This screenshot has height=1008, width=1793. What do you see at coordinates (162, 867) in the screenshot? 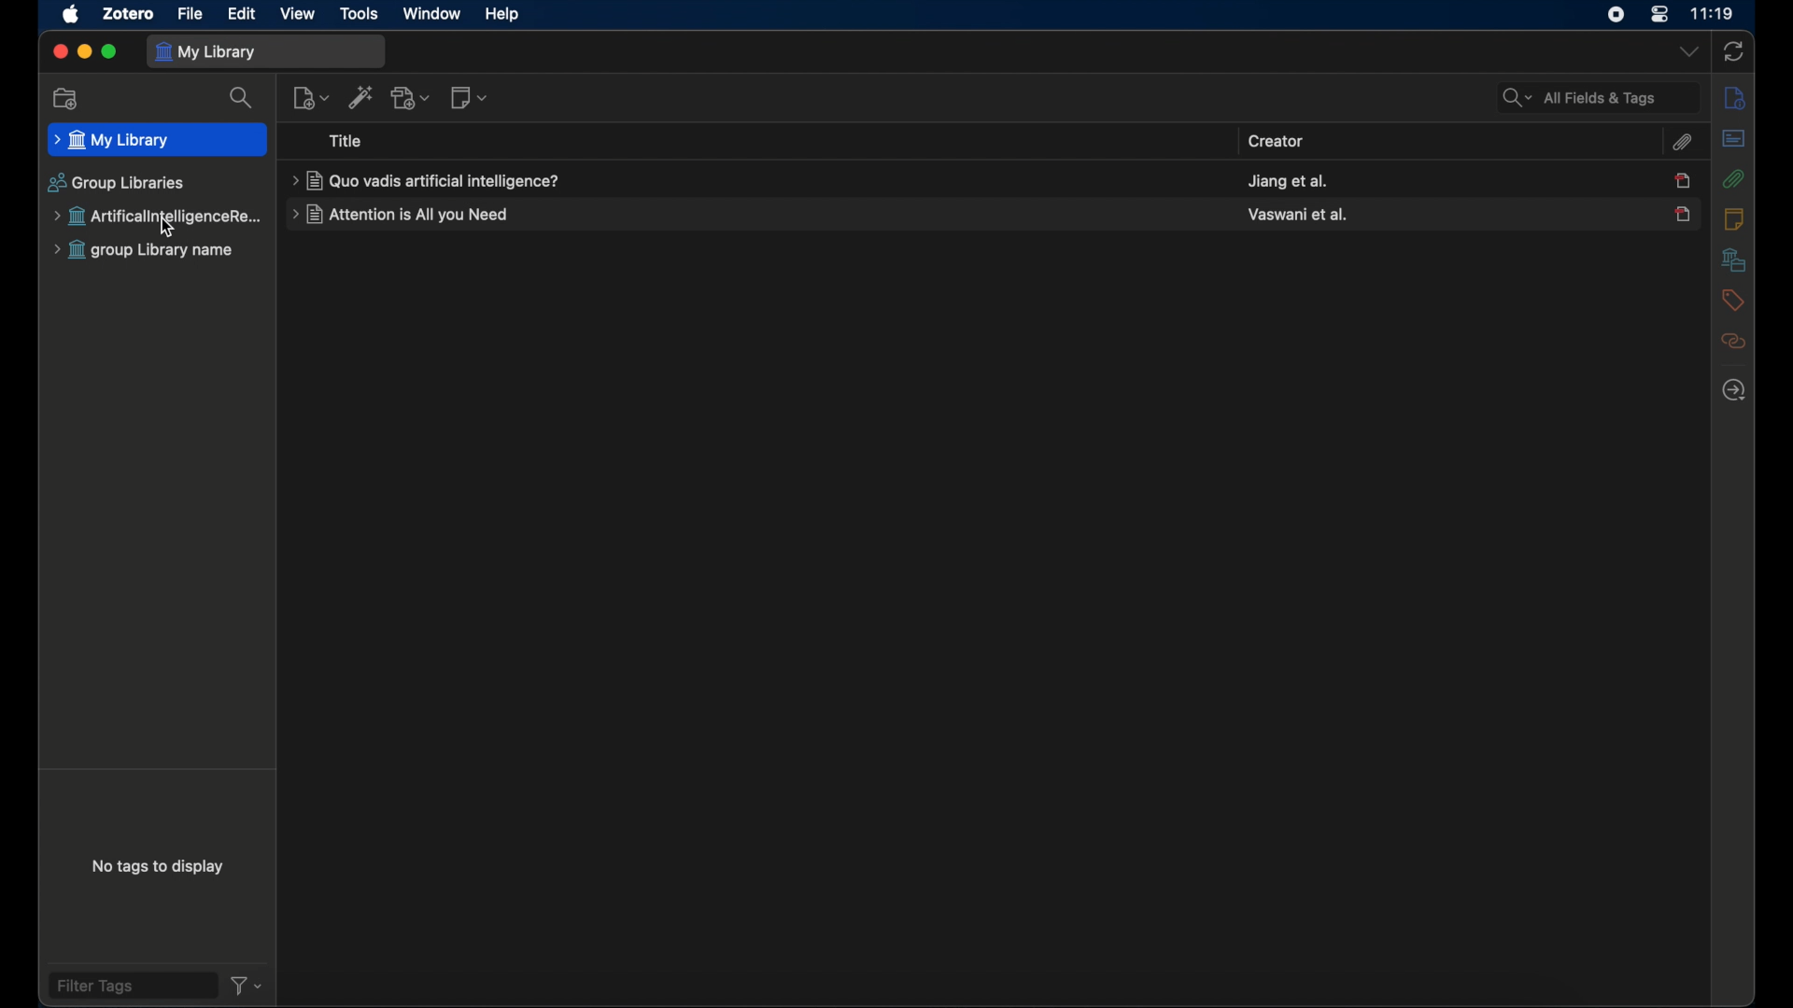
I see `no tags to display` at bounding box center [162, 867].